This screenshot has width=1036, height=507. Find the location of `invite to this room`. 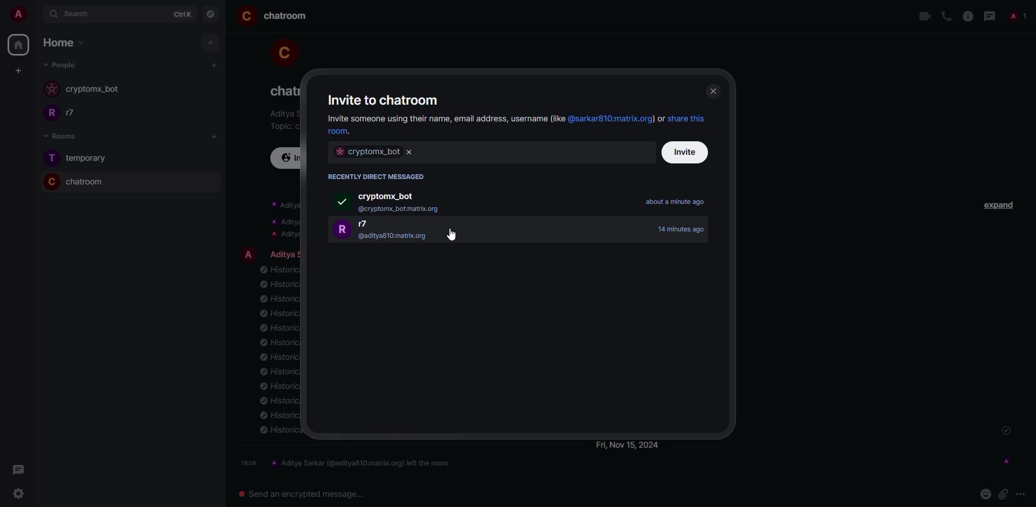

invite to this room is located at coordinates (288, 158).